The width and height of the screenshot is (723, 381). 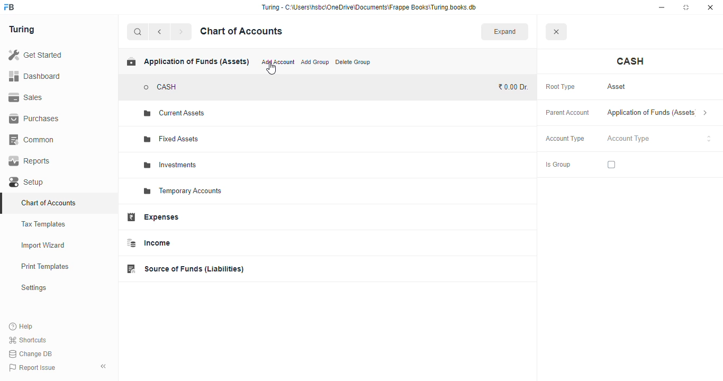 What do you see at coordinates (10, 7) in the screenshot?
I see `logo` at bounding box center [10, 7].